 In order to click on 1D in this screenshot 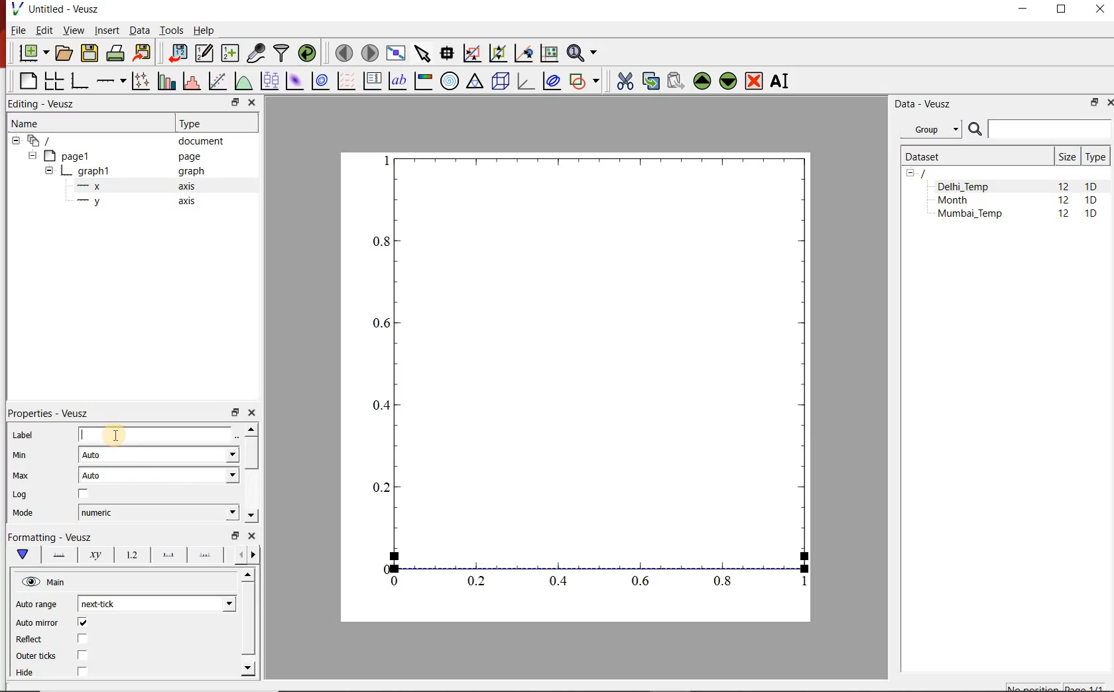, I will do `click(1091, 201)`.